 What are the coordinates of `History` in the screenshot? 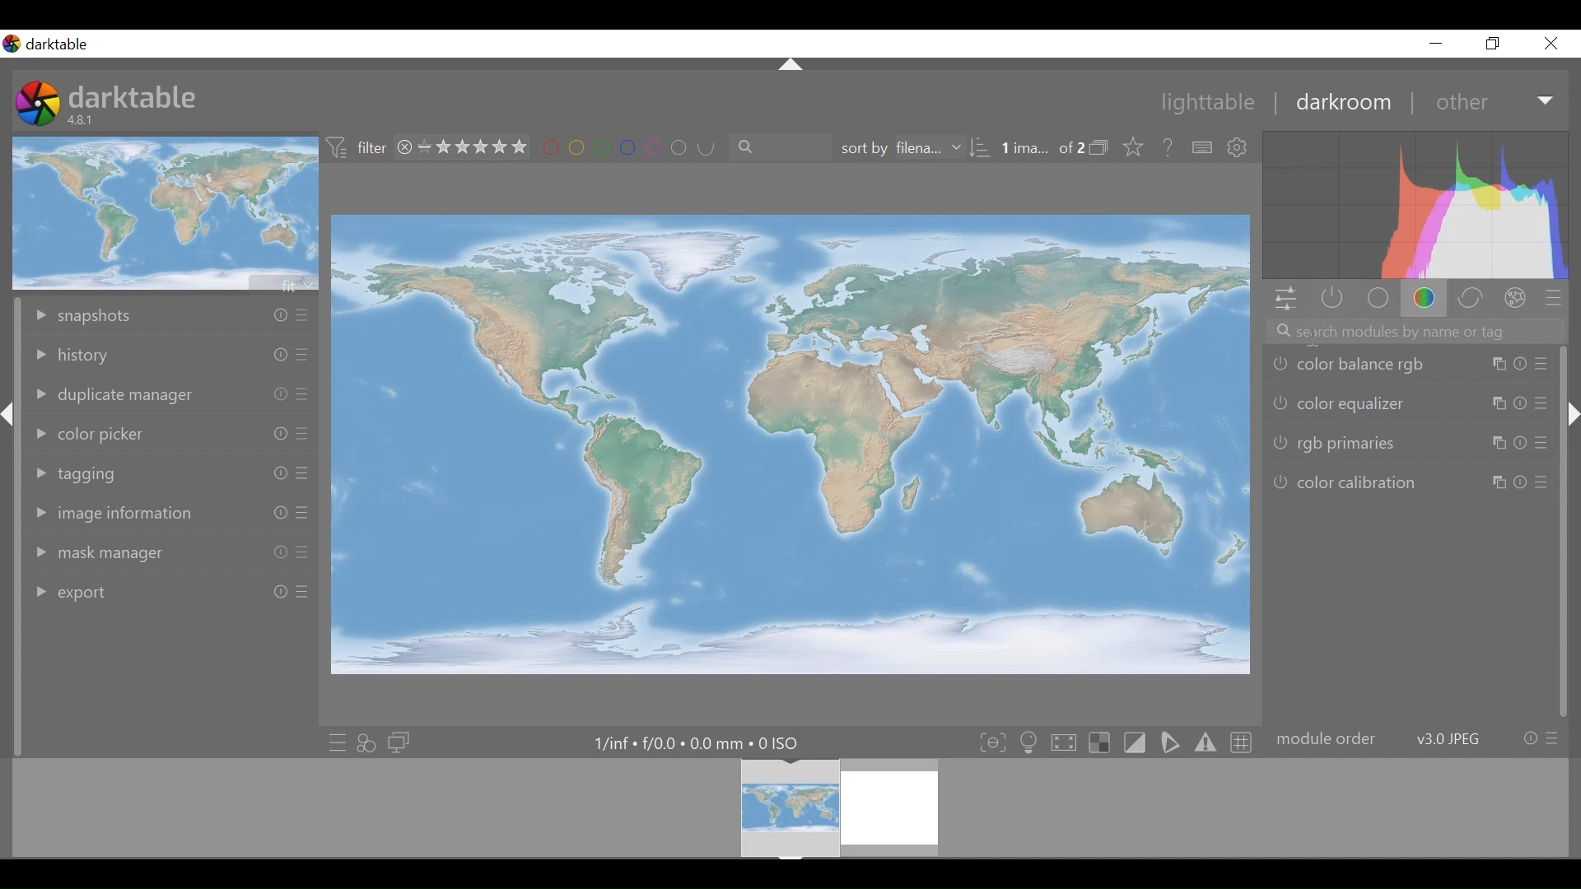 It's located at (170, 355).